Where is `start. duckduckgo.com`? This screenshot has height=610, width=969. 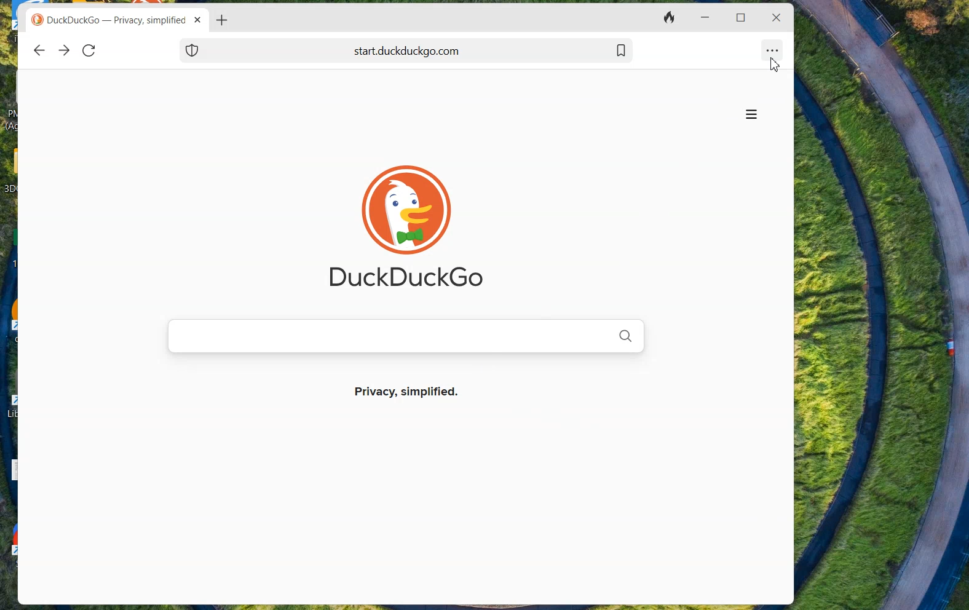 start. duckduckgo.com is located at coordinates (437, 50).